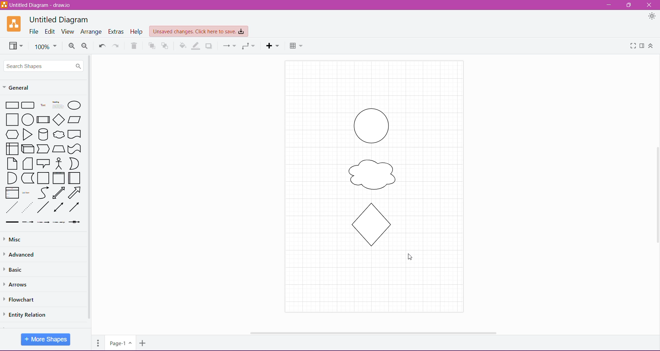 The image size is (660, 351). What do you see at coordinates (371, 331) in the screenshot?
I see `Horizontal Scroll Bar` at bounding box center [371, 331].